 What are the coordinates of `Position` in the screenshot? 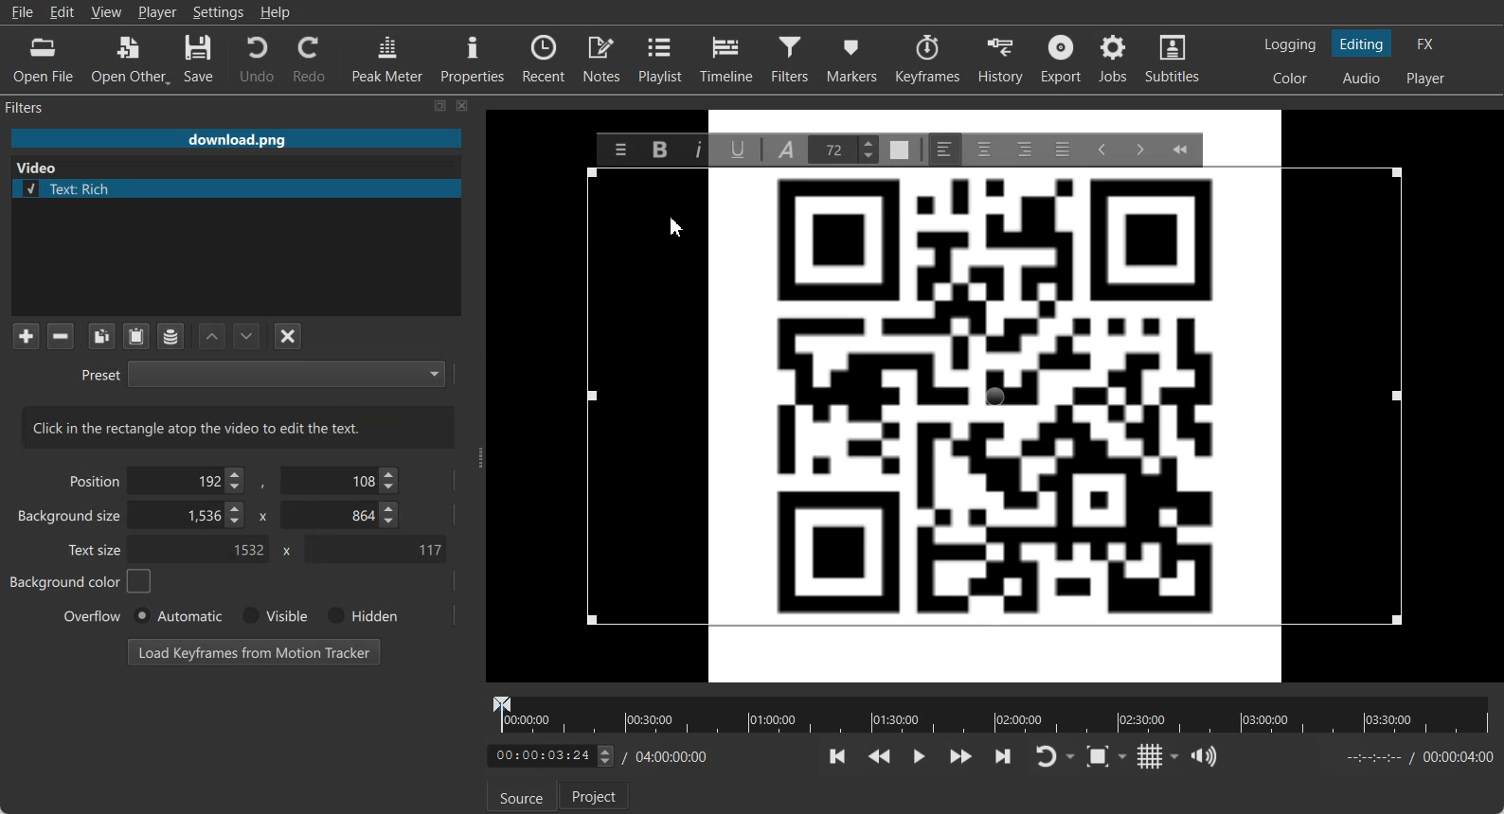 It's located at (91, 480).